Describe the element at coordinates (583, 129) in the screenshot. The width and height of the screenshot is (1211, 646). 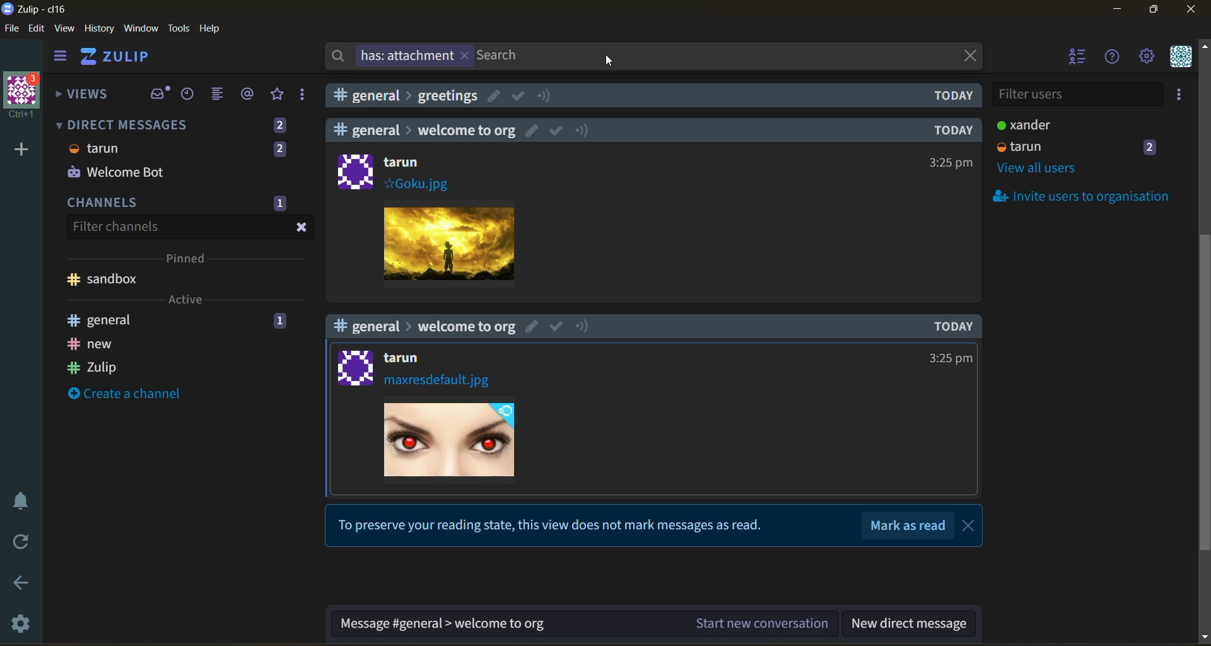
I see `notify` at that location.